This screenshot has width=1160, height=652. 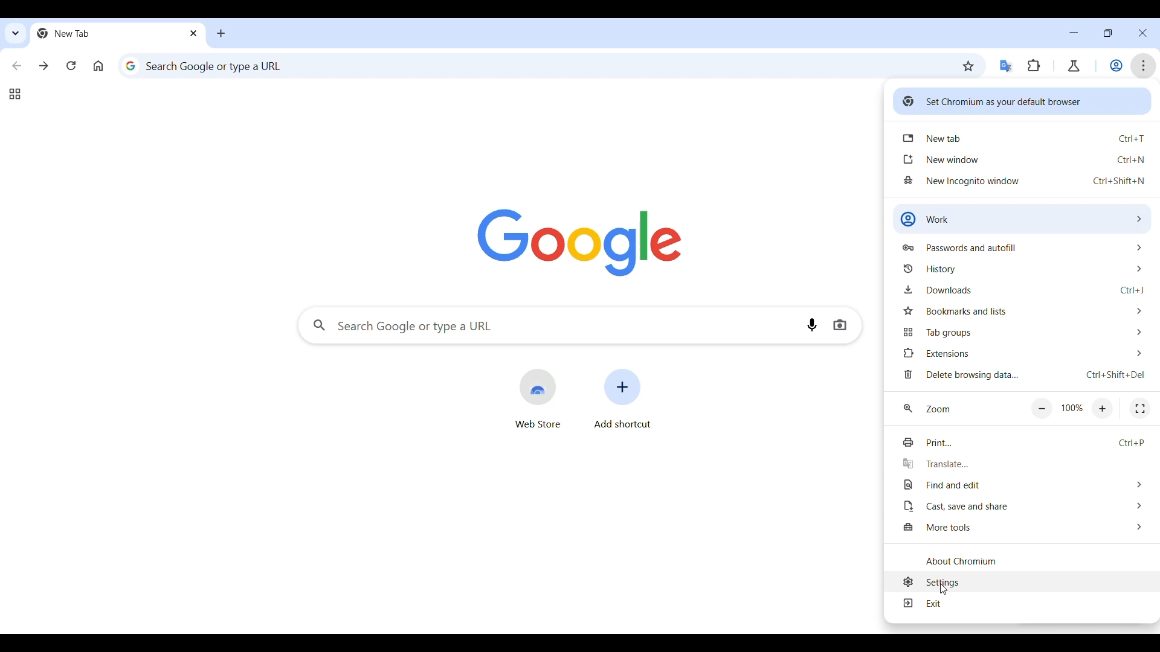 I want to click on Zoom in, so click(x=1102, y=409).